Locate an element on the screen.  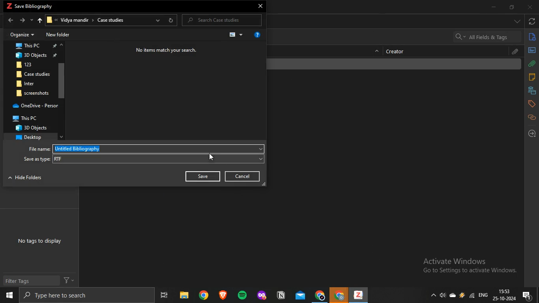
‘Save as type: is located at coordinates (32, 160).